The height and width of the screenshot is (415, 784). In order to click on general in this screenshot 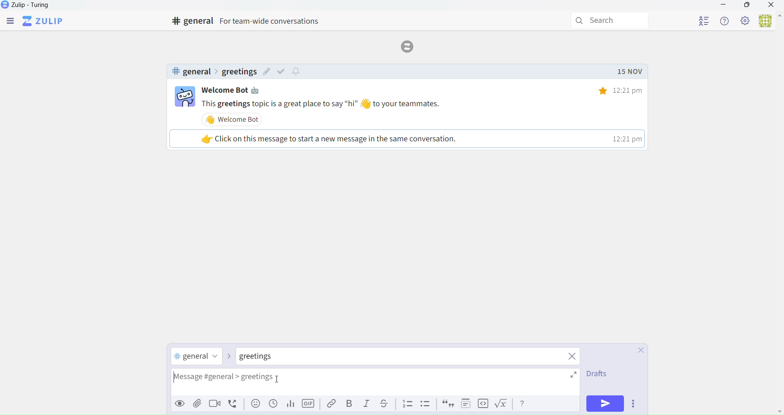, I will do `click(191, 71)`.